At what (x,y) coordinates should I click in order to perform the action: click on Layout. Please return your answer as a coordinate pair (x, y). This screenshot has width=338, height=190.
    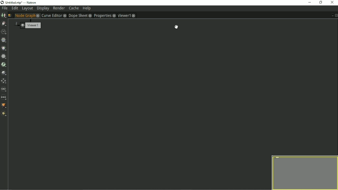
    Looking at the image, I should click on (27, 8).